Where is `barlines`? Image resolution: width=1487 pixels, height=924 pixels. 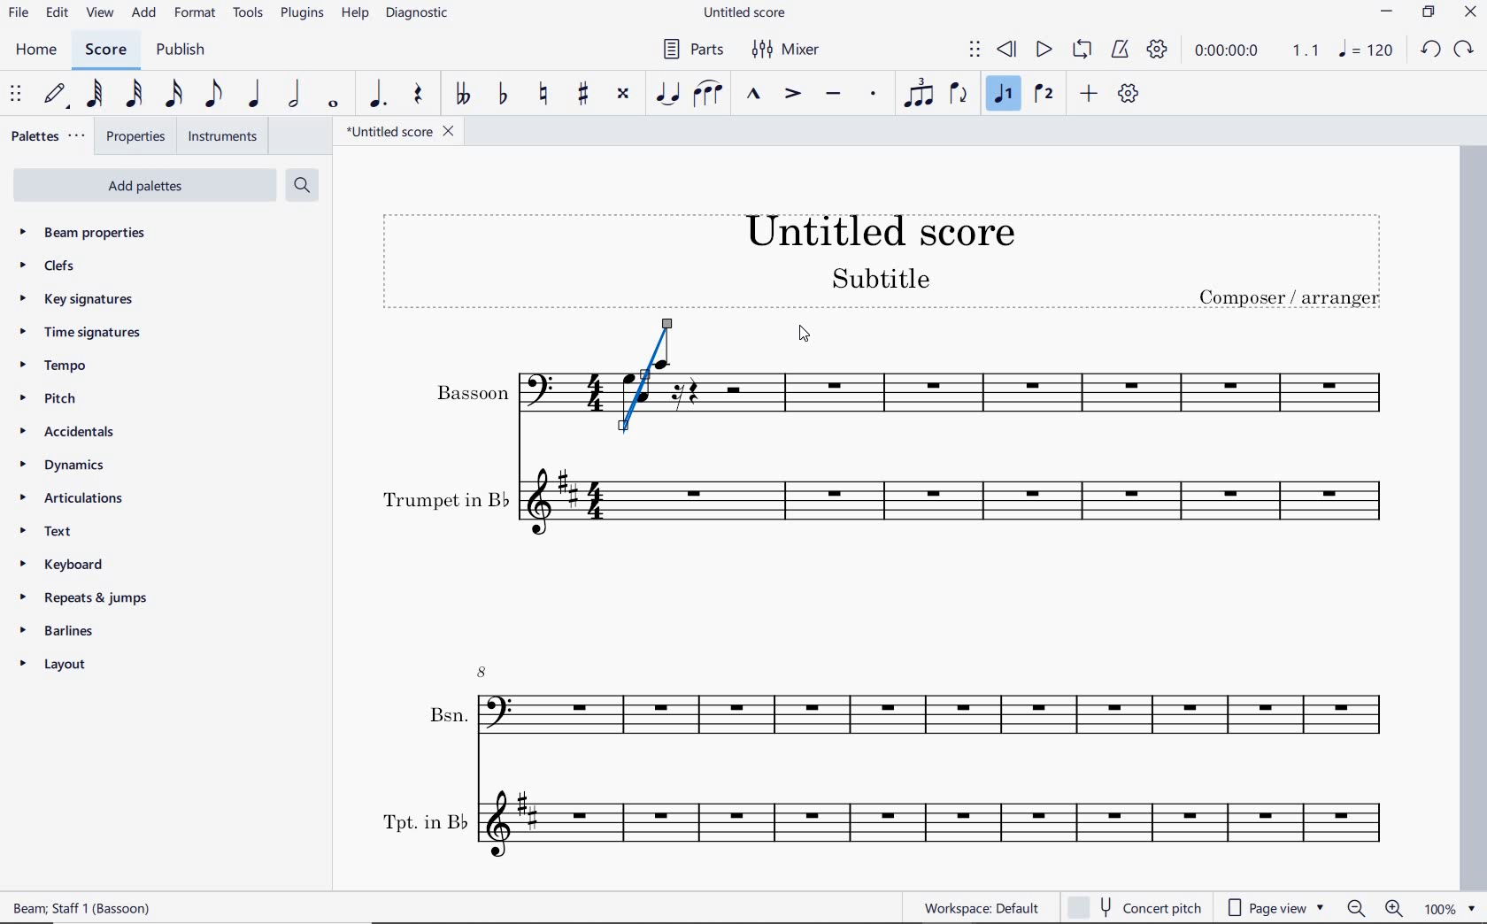
barlines is located at coordinates (58, 632).